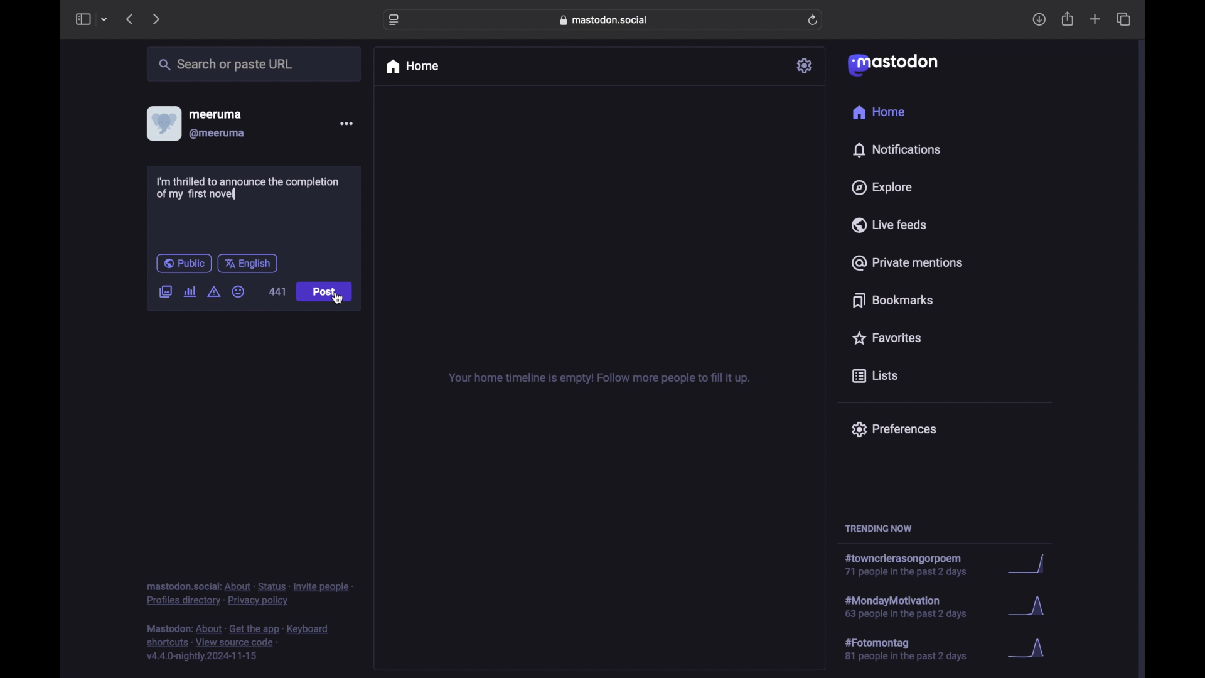  Describe the element at coordinates (896, 150) in the screenshot. I see `notifications` at that location.